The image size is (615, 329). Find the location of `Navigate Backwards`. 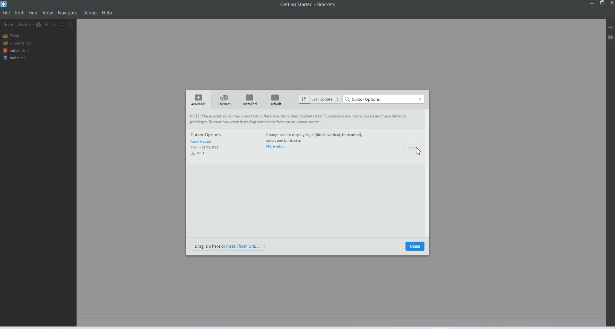

Navigate Backwards is located at coordinates (47, 25).